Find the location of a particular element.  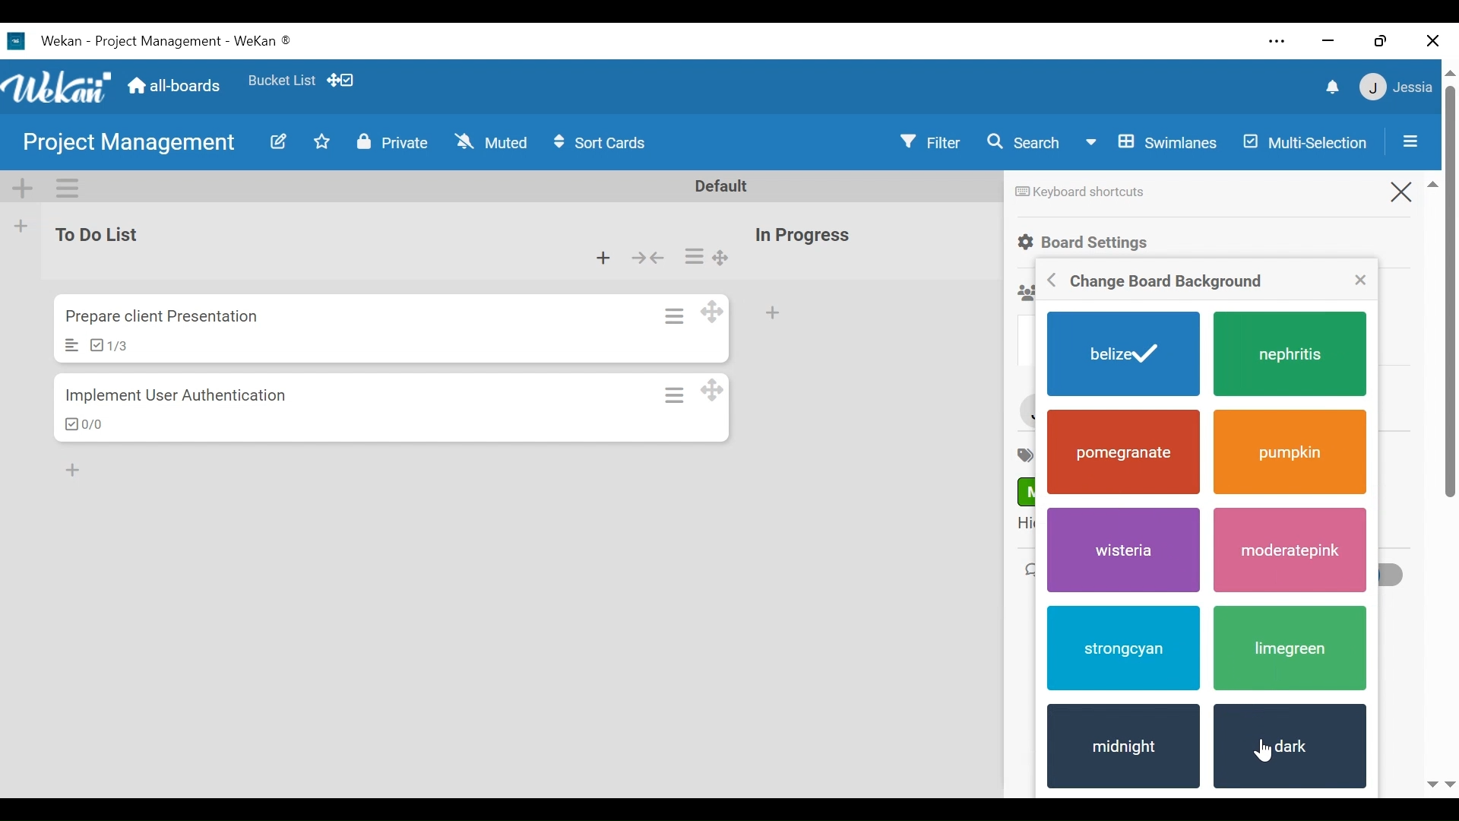

close is located at coordinates (1430, 38).